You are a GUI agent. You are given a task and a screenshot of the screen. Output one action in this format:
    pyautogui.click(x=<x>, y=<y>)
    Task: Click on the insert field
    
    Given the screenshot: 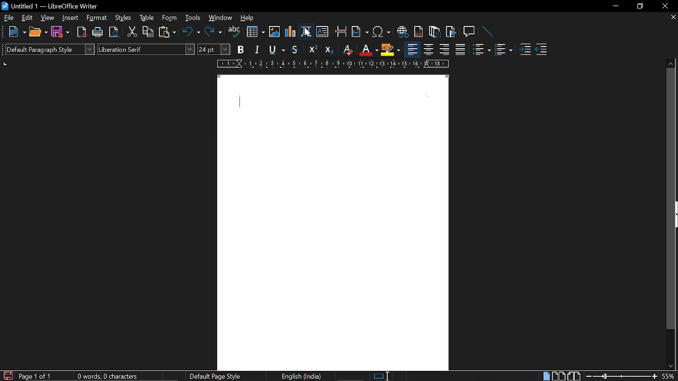 What is the action you would take?
    pyautogui.click(x=360, y=32)
    